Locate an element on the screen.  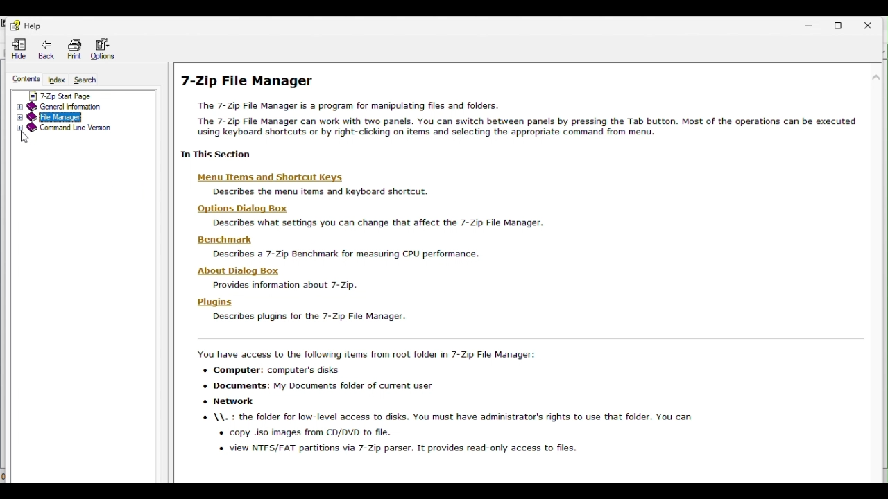
Command line version is located at coordinates (74, 128).